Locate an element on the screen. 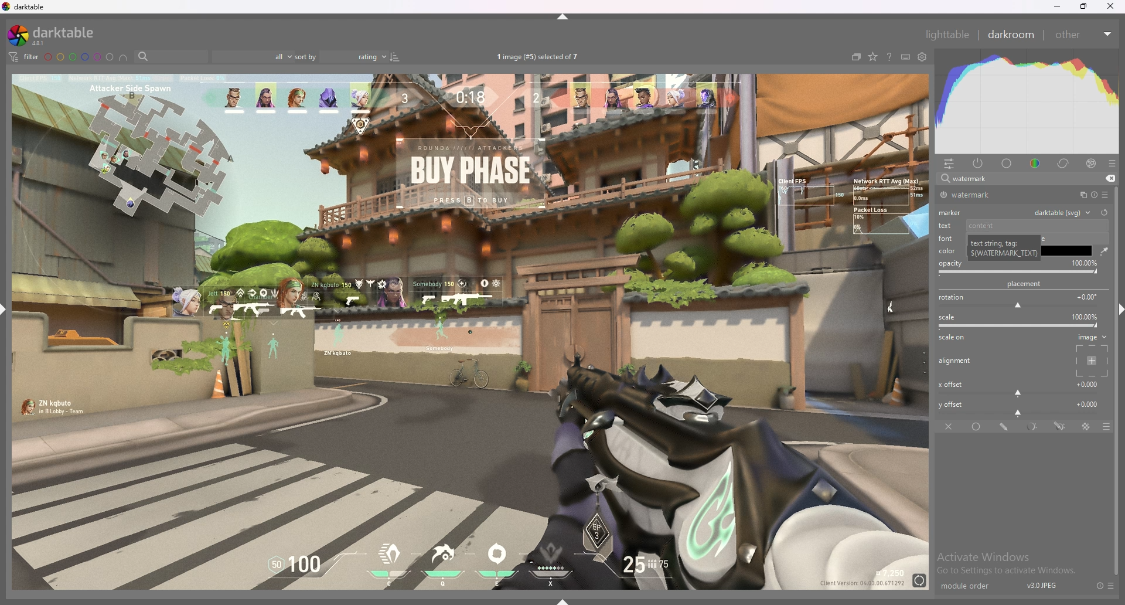 This screenshot has height=605, width=1125. reverse sort is located at coordinates (395, 56).